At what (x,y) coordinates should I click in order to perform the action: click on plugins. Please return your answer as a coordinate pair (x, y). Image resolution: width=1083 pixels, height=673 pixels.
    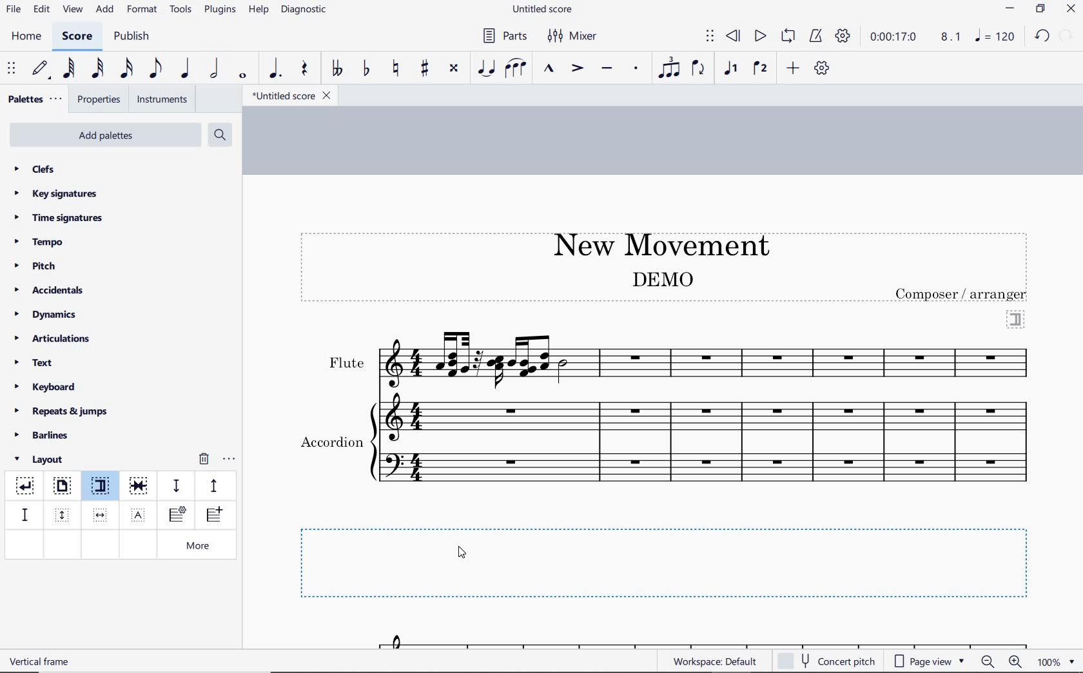
    Looking at the image, I should click on (220, 10).